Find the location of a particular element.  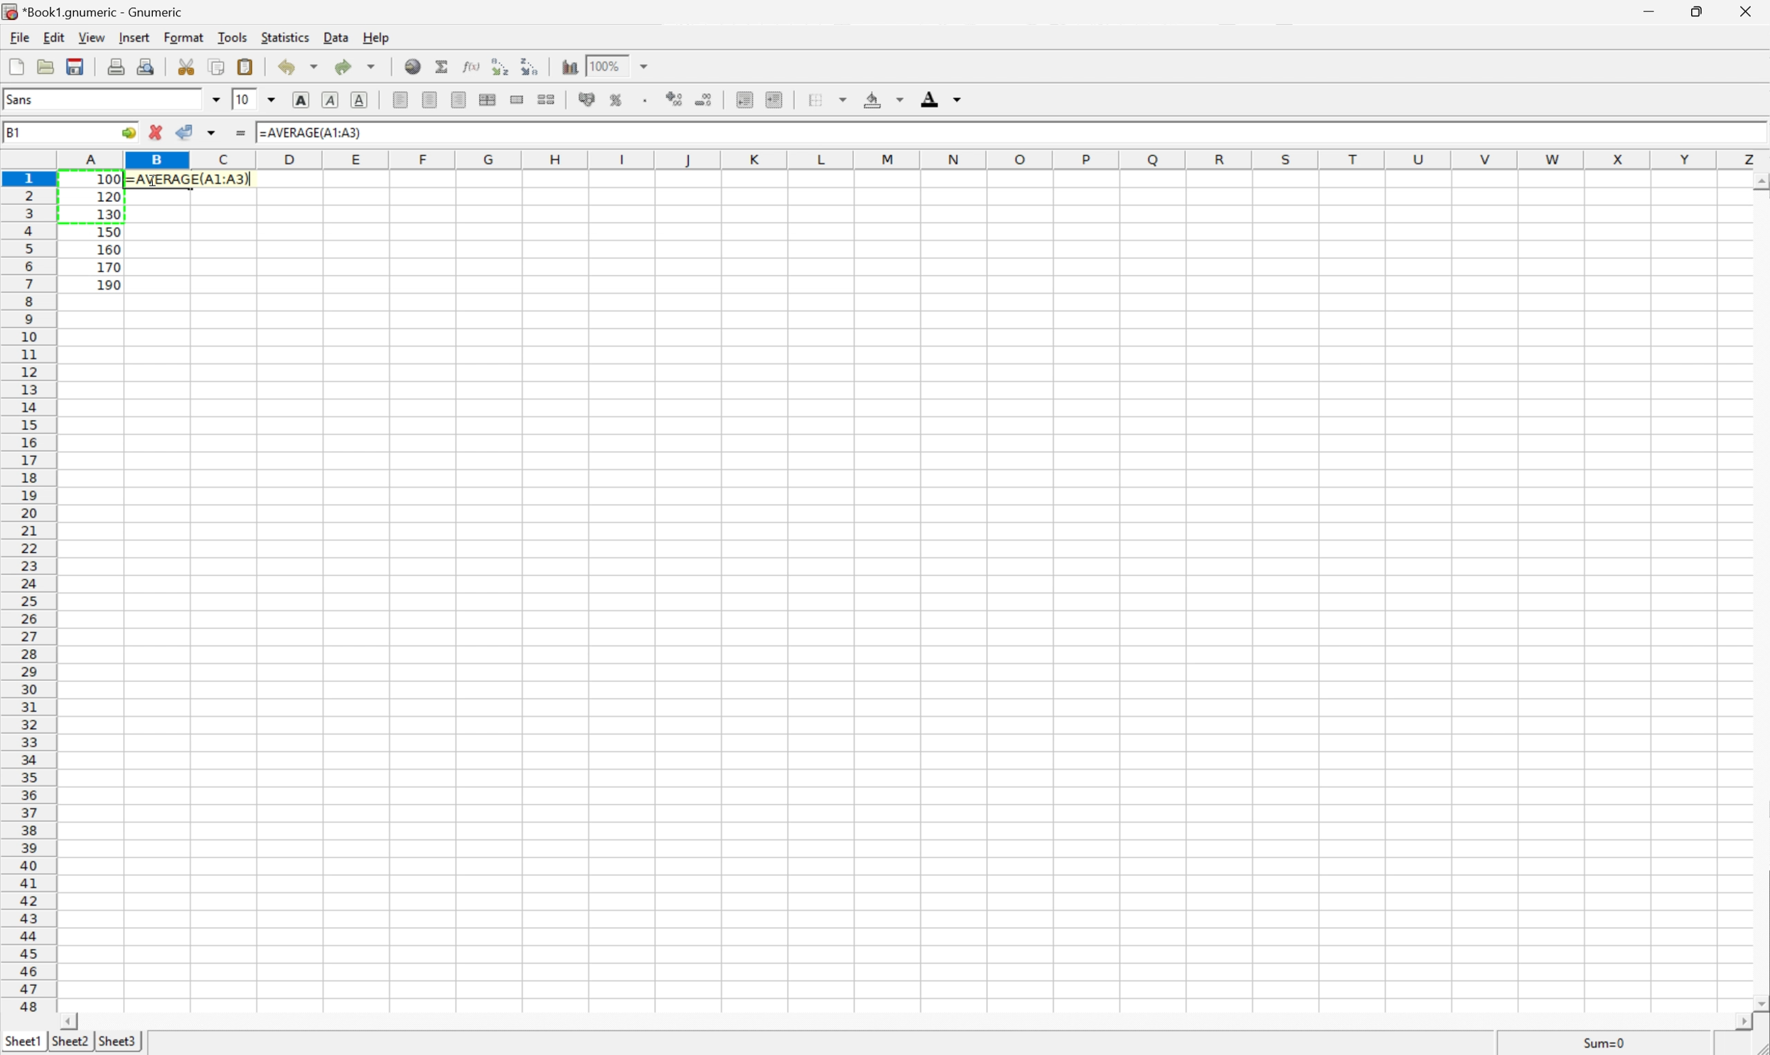

100 is located at coordinates (109, 178).